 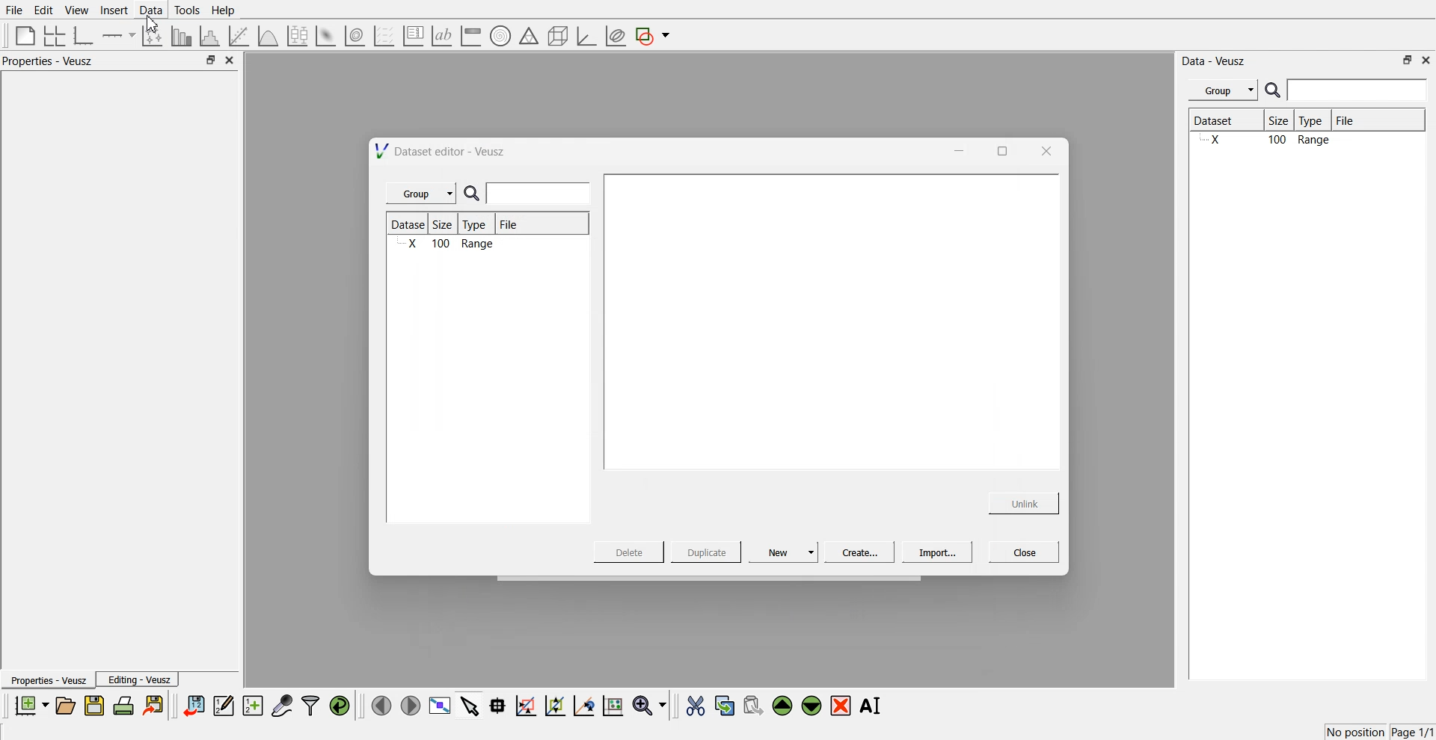 I want to click on close, so click(x=1045, y=150).